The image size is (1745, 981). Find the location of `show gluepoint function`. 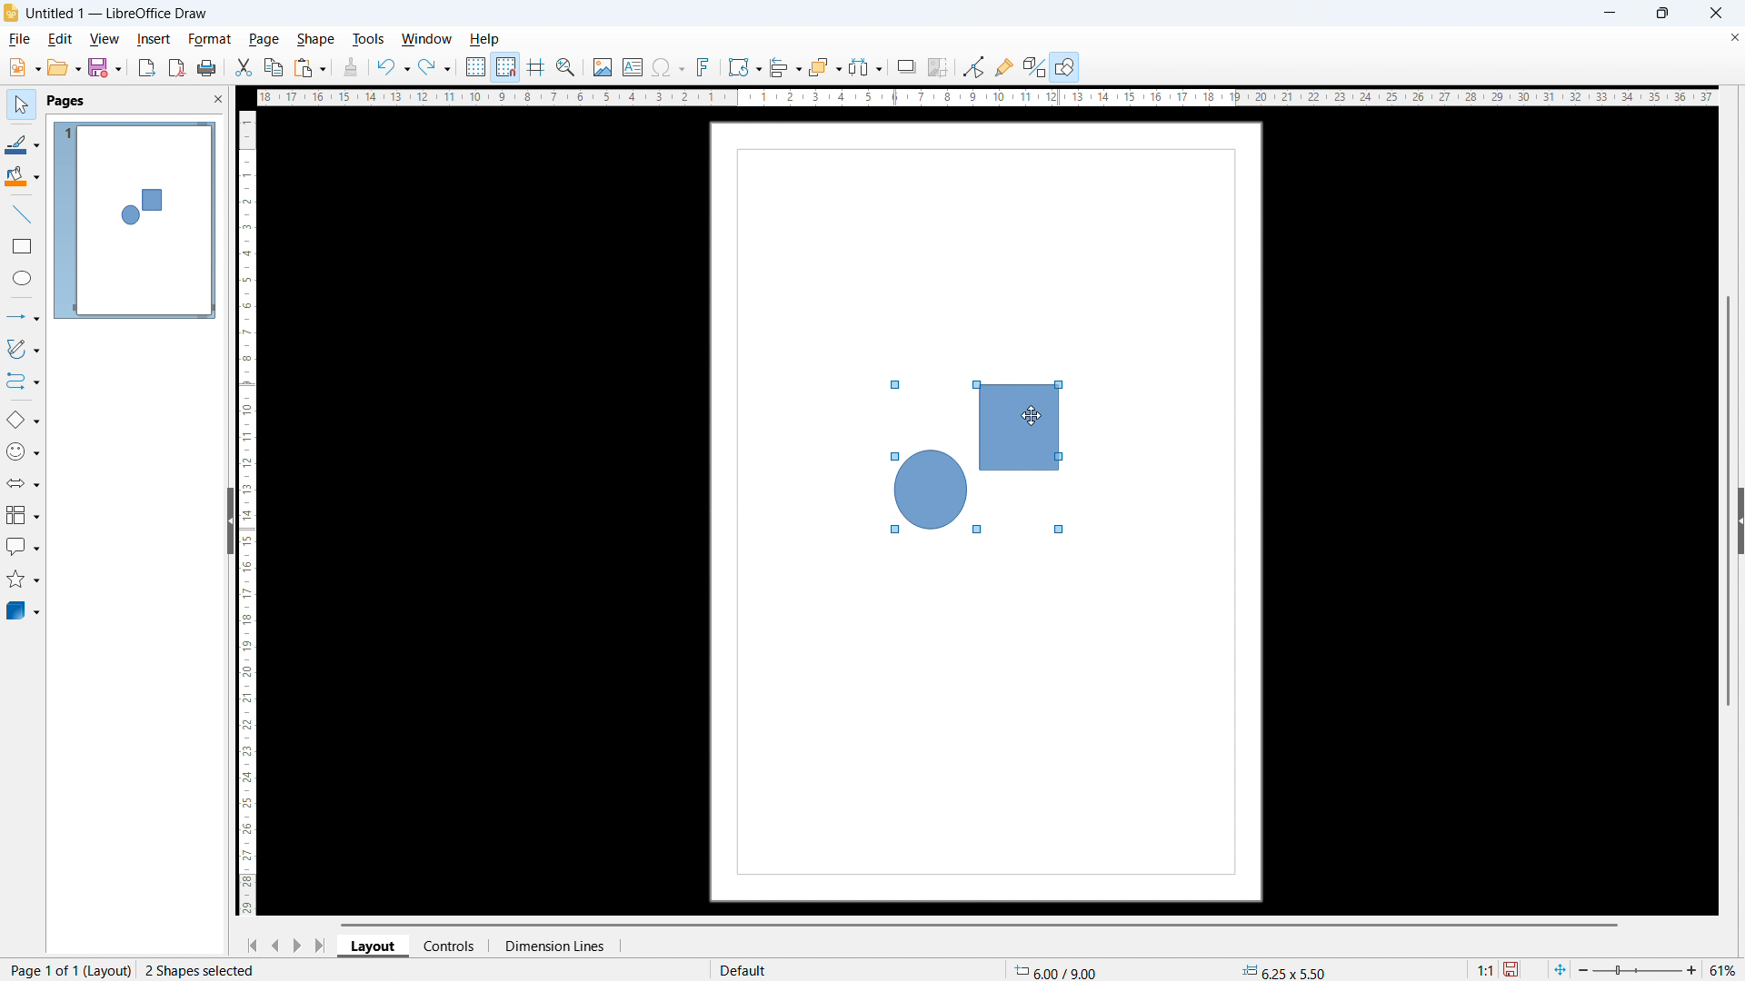

show gluepoint function is located at coordinates (1005, 66).